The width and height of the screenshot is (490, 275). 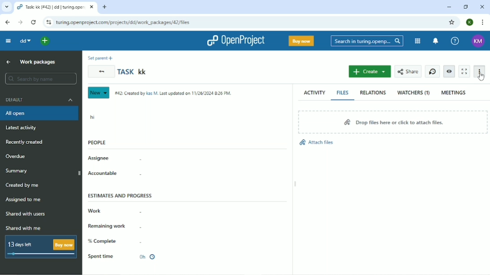 What do you see at coordinates (133, 72) in the screenshot?
I see `Task kk` at bounding box center [133, 72].